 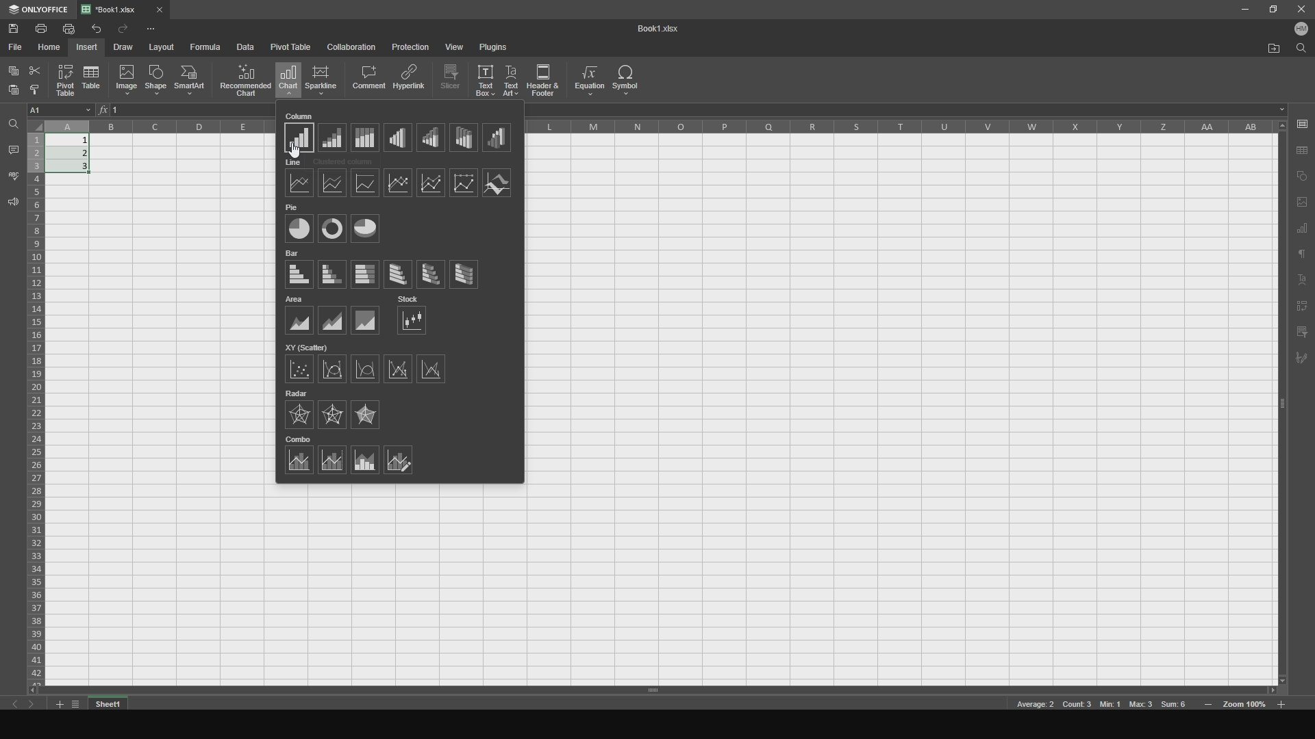 What do you see at coordinates (57, 705) in the screenshot?
I see `add tab` at bounding box center [57, 705].